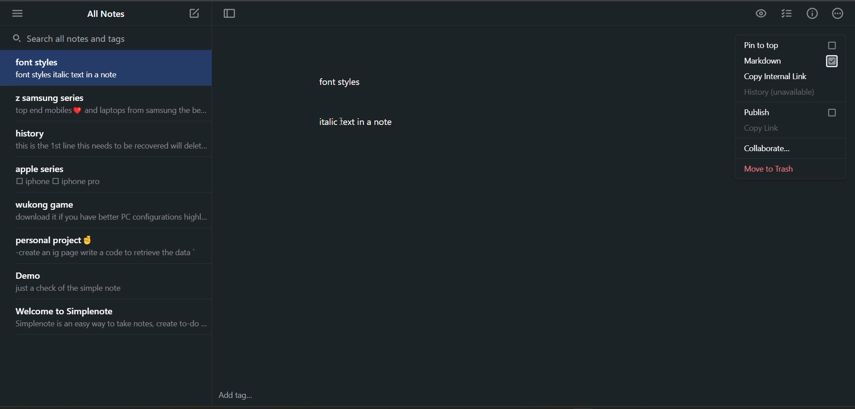  Describe the element at coordinates (792, 147) in the screenshot. I see `collaborate` at that location.